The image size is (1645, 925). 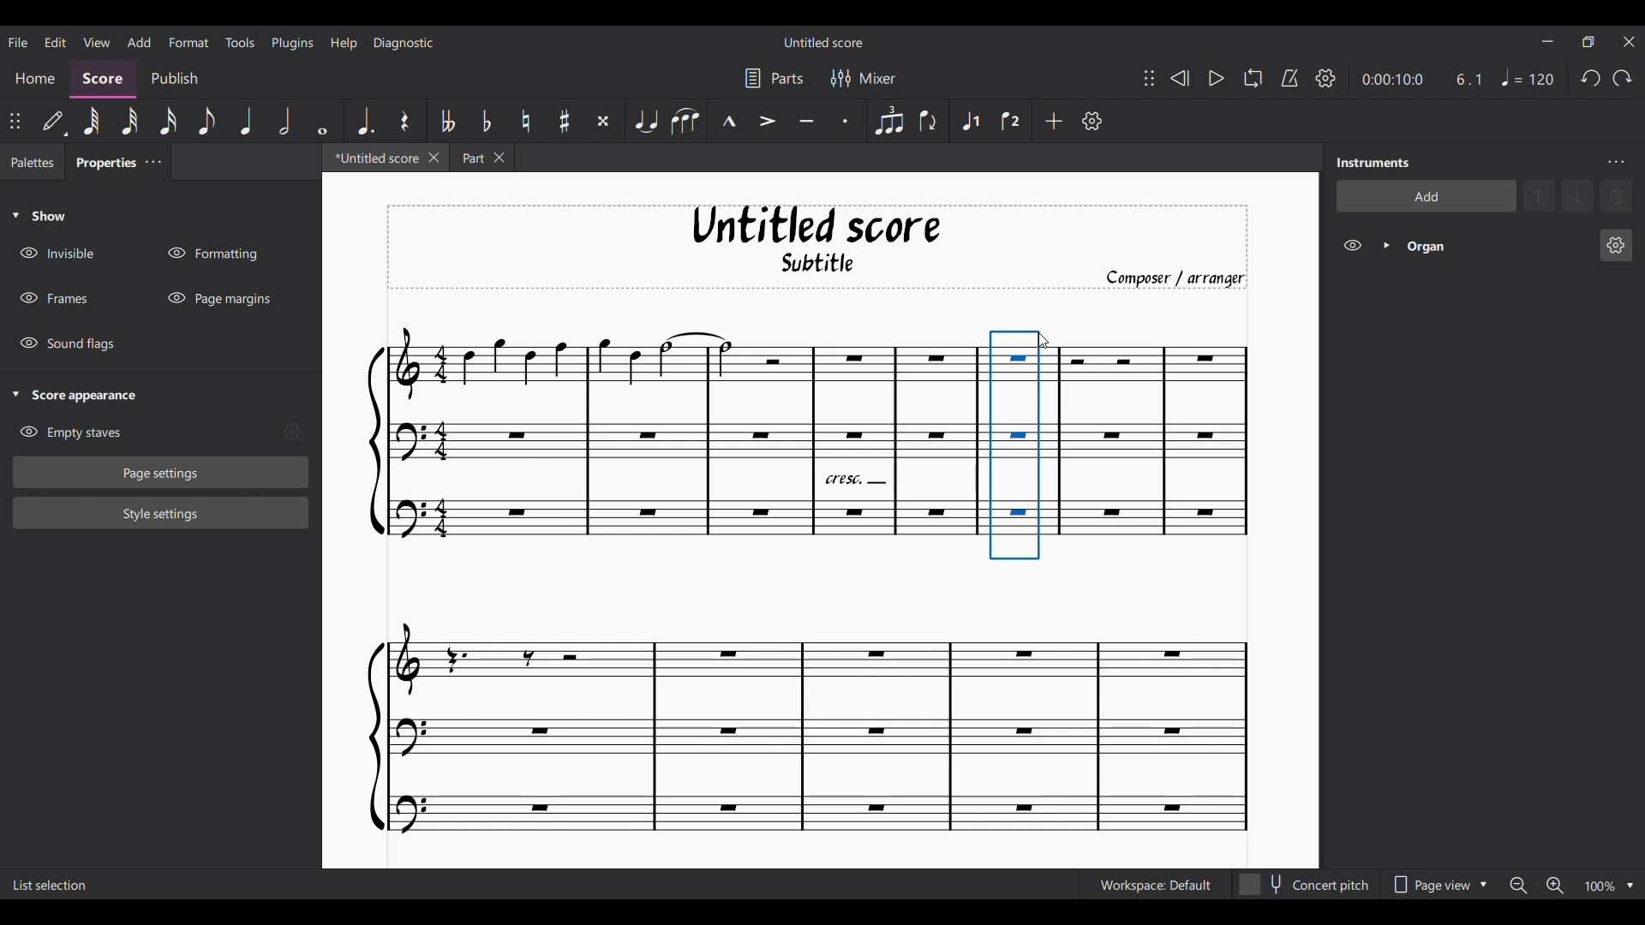 I want to click on Hide Empty staves, so click(x=70, y=433).